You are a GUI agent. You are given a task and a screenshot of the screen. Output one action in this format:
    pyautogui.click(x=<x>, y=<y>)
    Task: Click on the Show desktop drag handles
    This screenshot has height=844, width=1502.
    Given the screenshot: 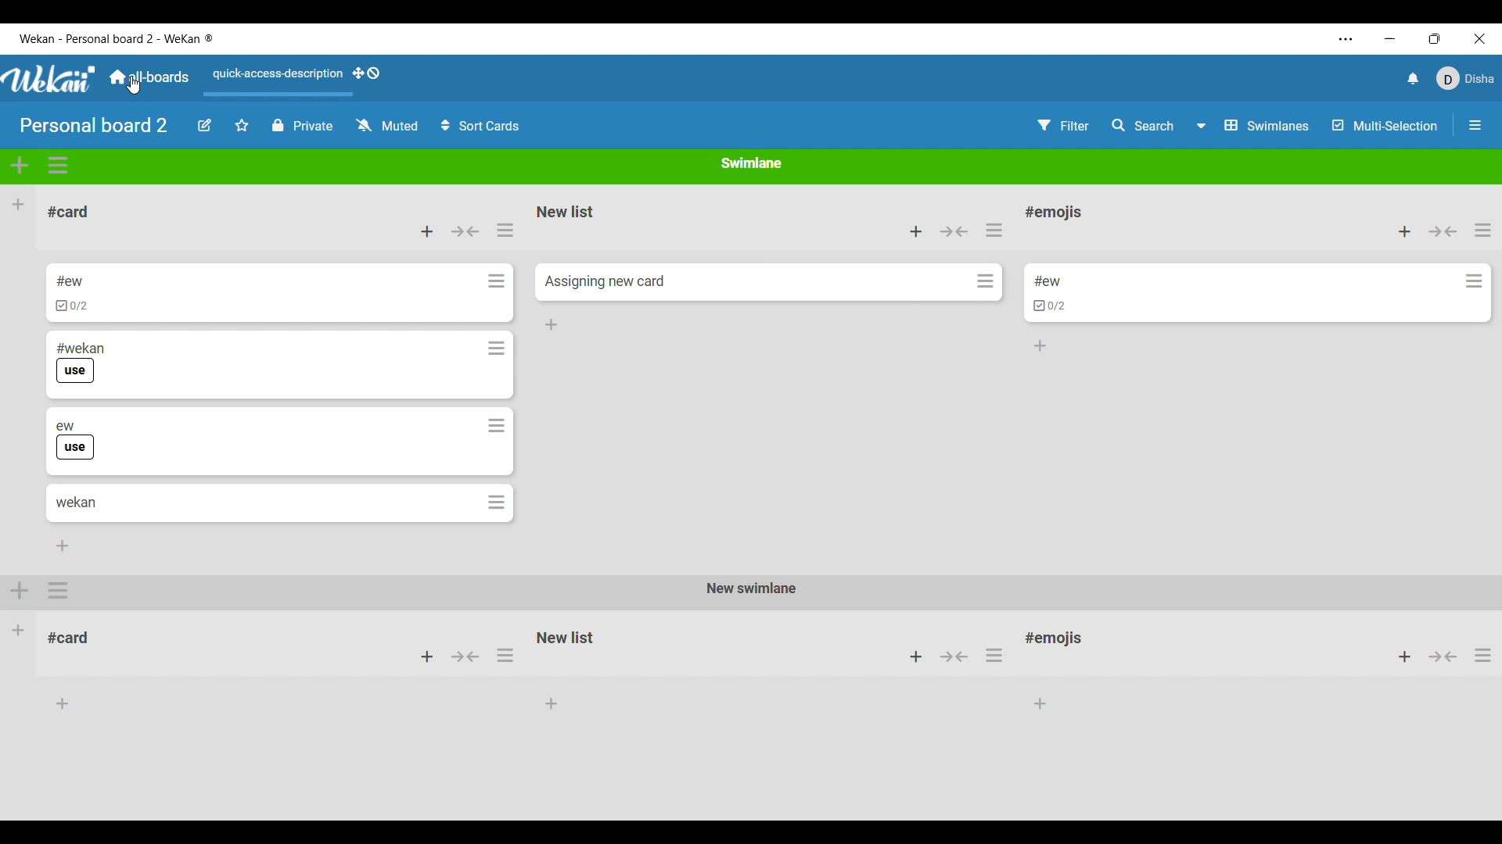 What is the action you would take?
    pyautogui.click(x=366, y=73)
    